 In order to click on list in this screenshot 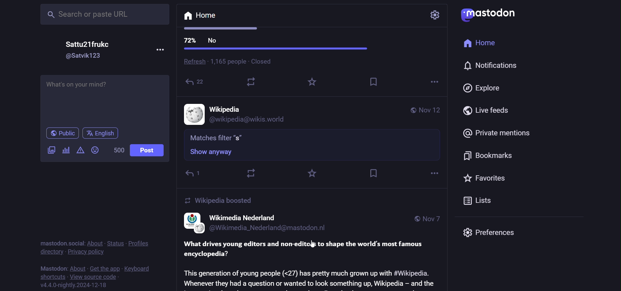, I will do `click(480, 201)`.